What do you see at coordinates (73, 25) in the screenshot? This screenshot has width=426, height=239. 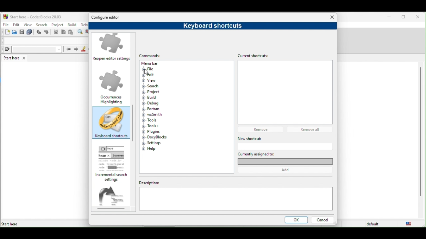 I see `build` at bounding box center [73, 25].